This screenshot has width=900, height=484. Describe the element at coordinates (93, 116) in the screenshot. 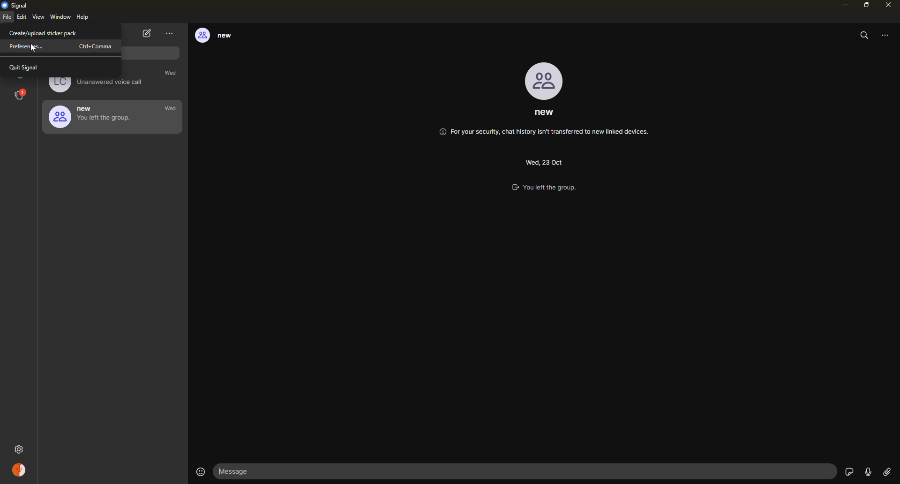

I see `new` at that location.